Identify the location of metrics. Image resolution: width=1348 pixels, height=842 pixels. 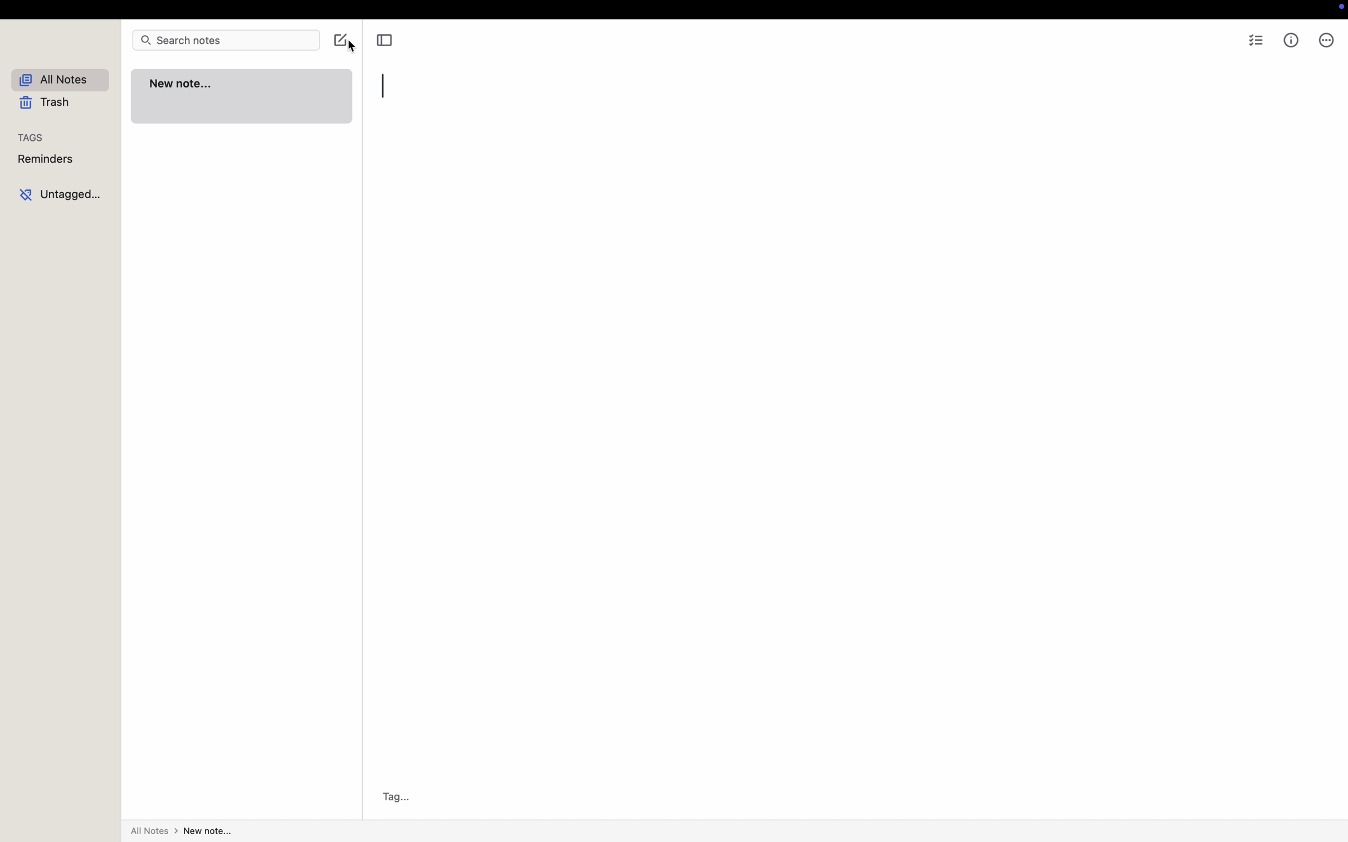
(1292, 42).